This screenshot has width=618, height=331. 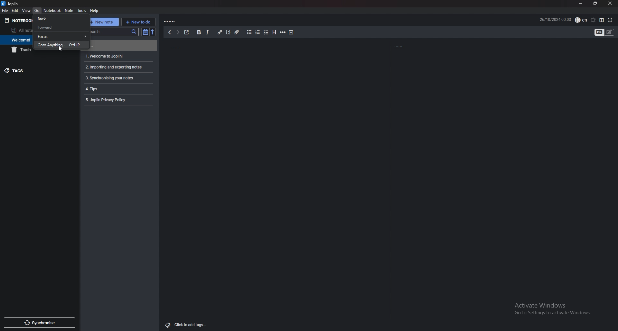 I want to click on new note, so click(x=103, y=22).